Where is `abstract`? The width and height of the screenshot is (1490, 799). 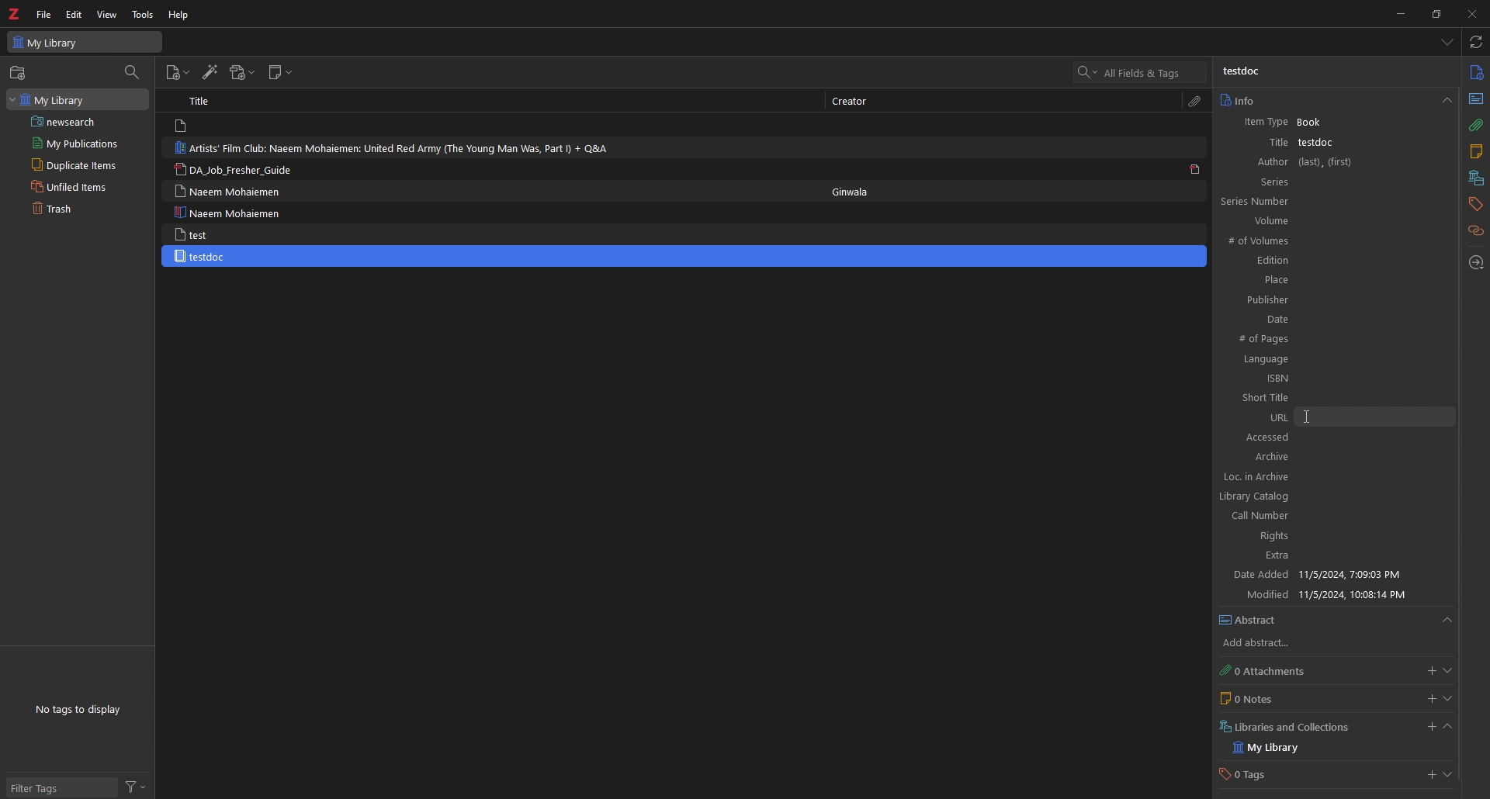 abstract is located at coordinates (1474, 99).